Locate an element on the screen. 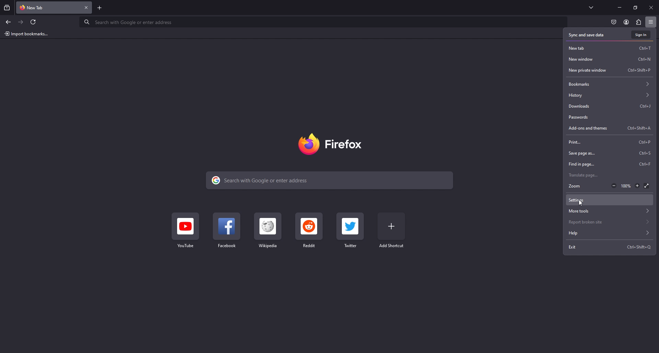  cursor is located at coordinates (580, 203).